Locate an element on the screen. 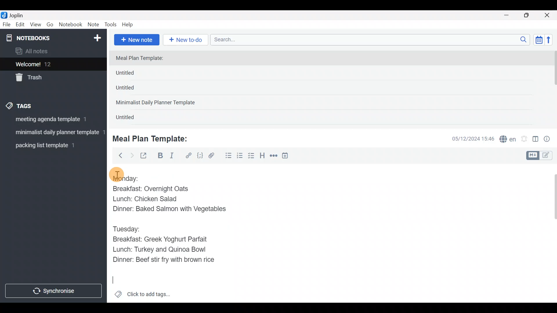  Italic is located at coordinates (171, 157).